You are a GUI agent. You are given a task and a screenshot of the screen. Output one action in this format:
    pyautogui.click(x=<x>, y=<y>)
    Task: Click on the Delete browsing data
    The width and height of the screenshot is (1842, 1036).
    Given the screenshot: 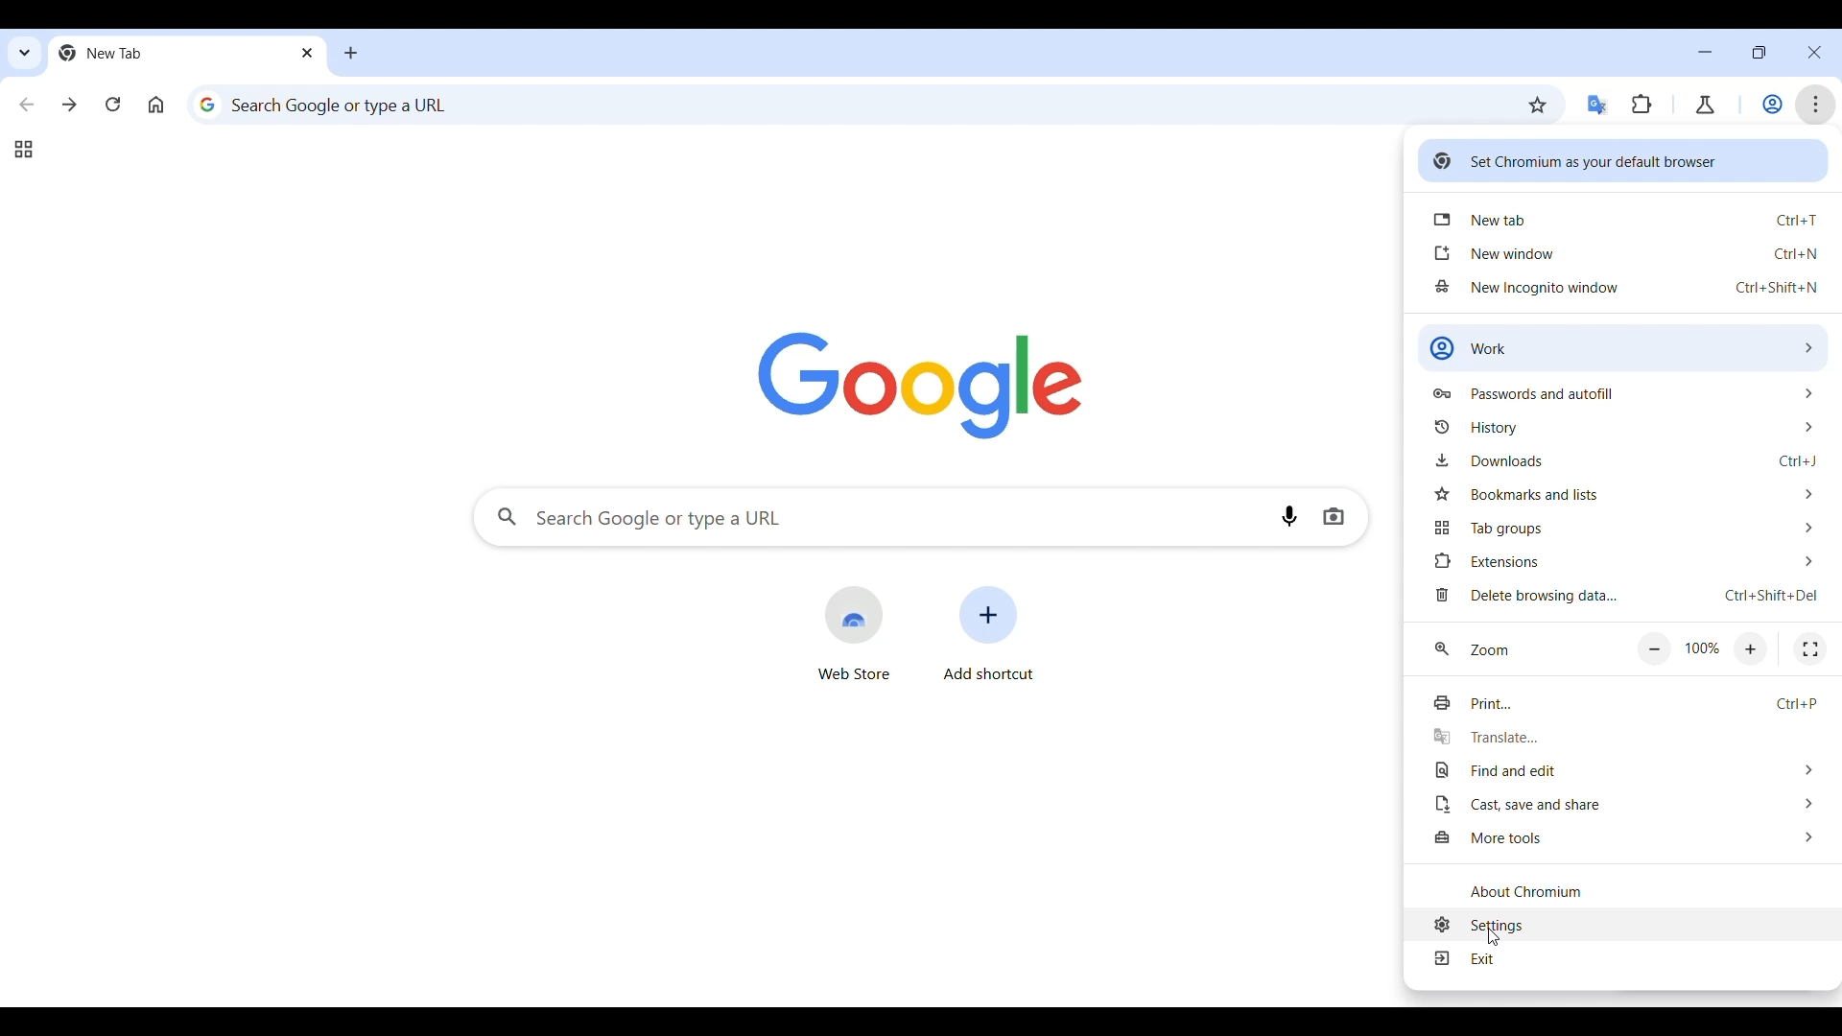 What is the action you would take?
    pyautogui.click(x=1625, y=595)
    